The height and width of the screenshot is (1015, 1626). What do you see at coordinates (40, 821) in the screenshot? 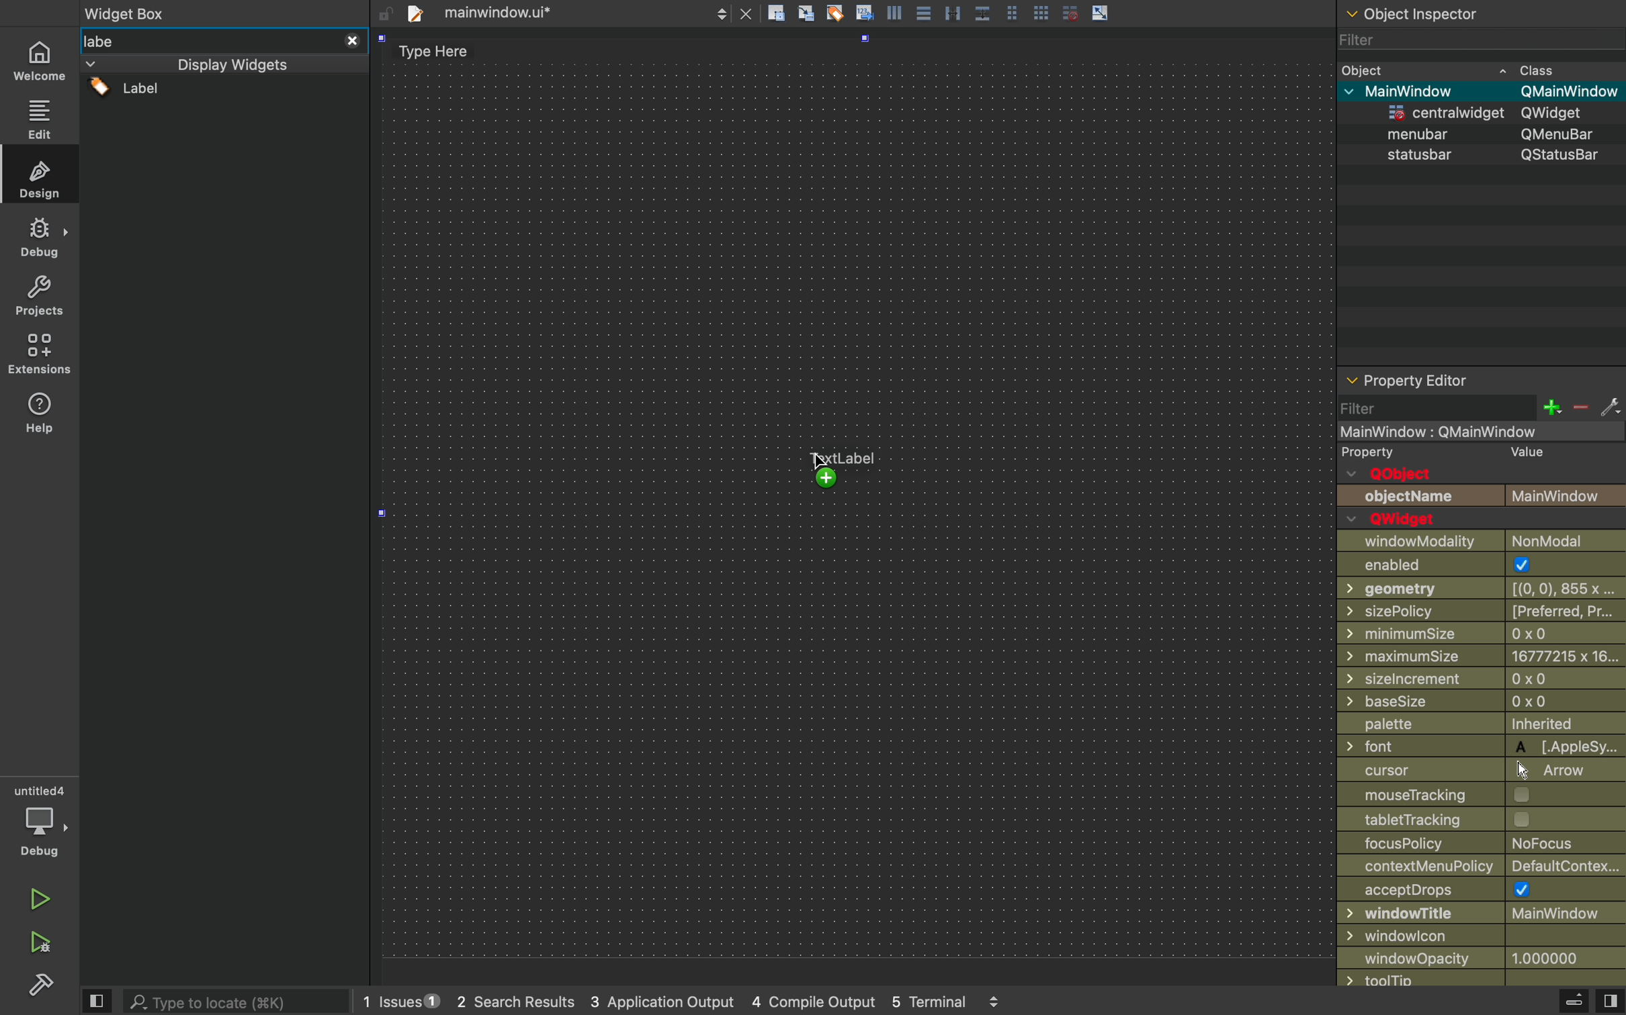
I see `debug` at bounding box center [40, 821].